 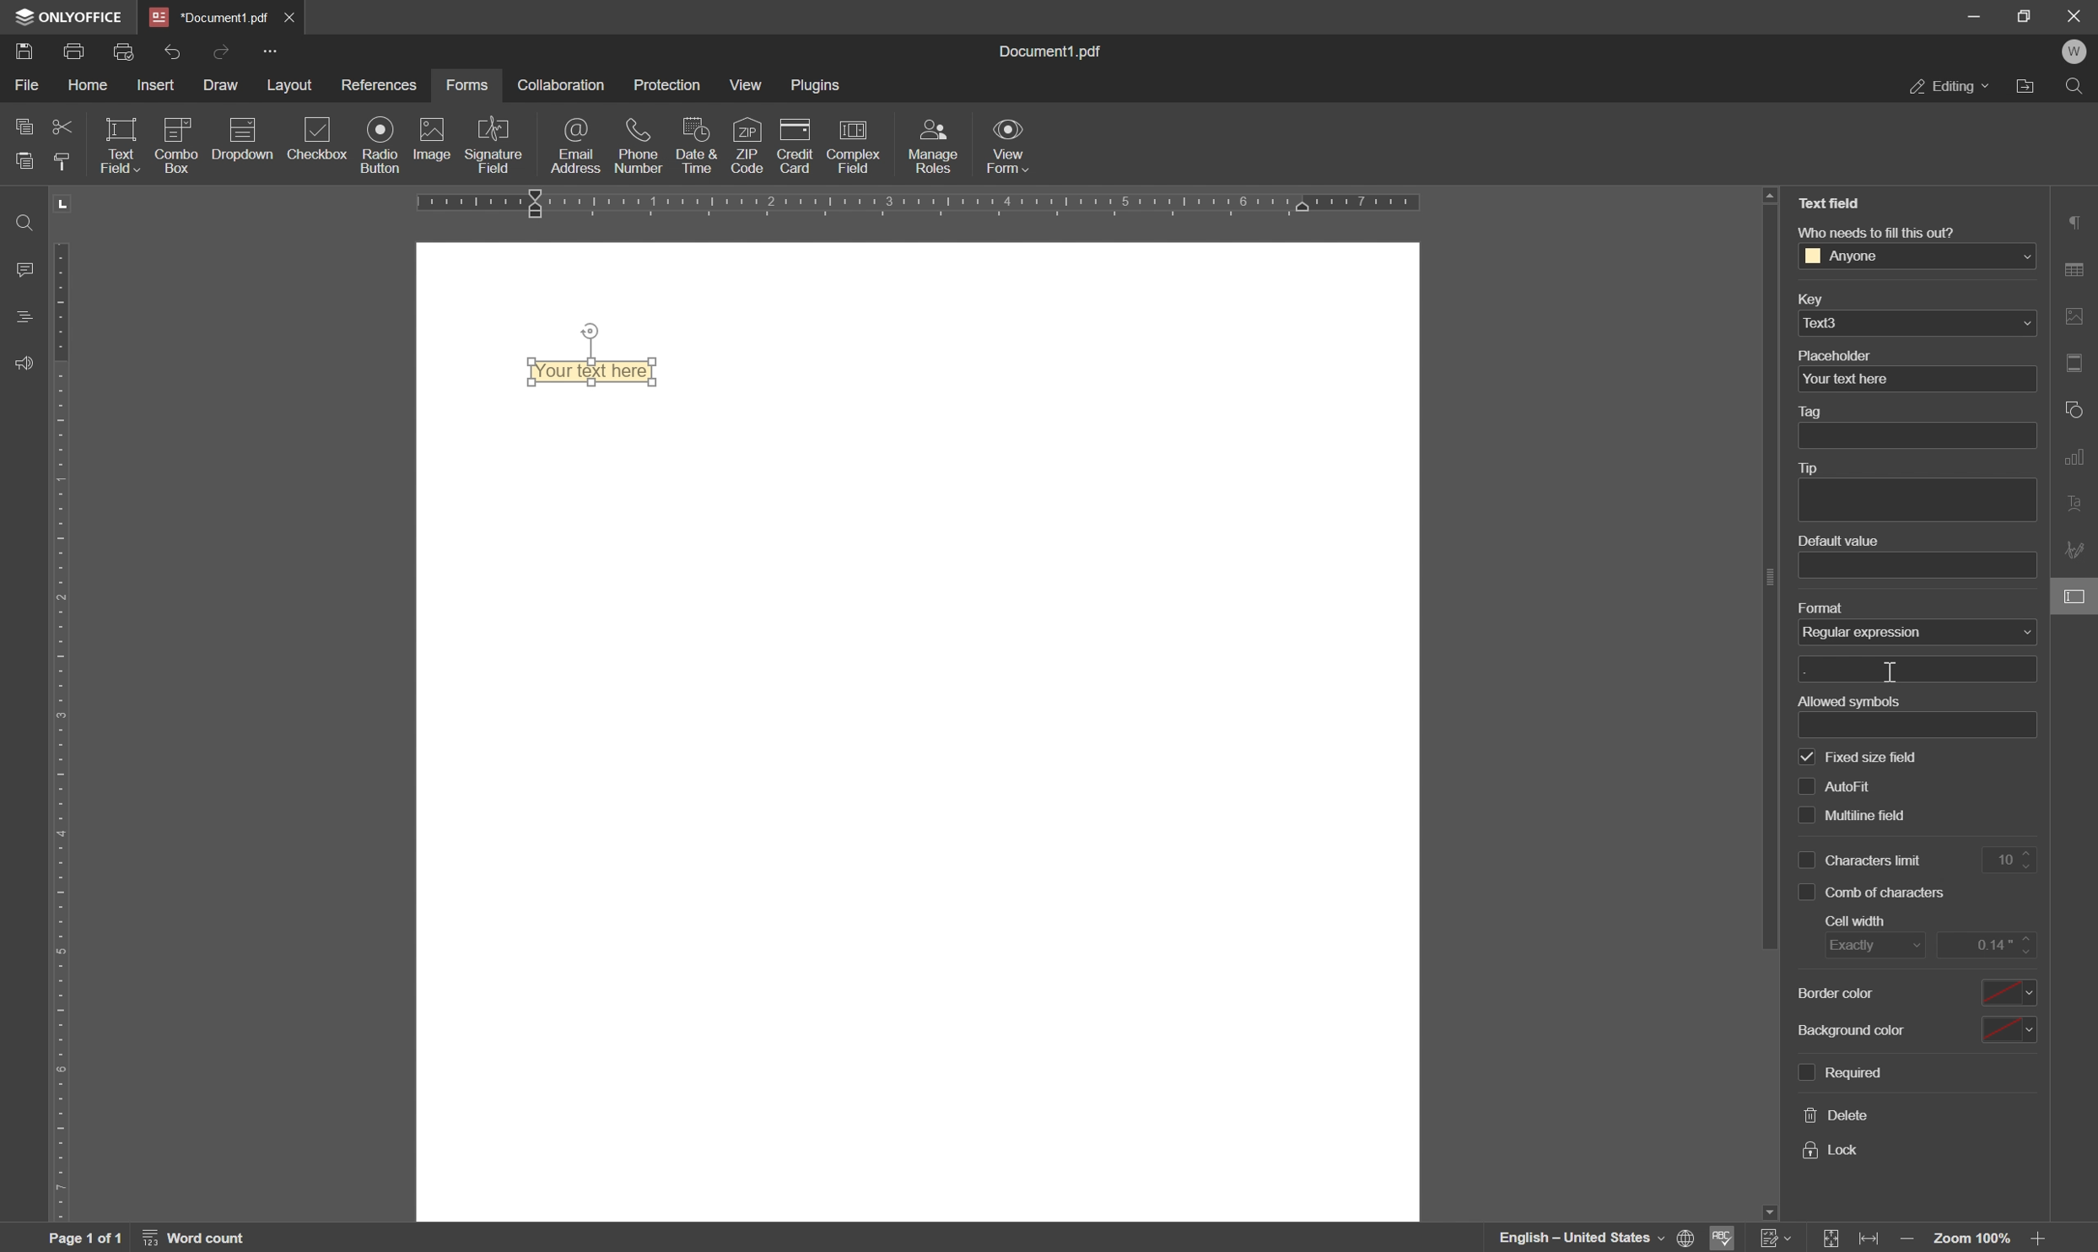 I want to click on tip, so click(x=1815, y=468).